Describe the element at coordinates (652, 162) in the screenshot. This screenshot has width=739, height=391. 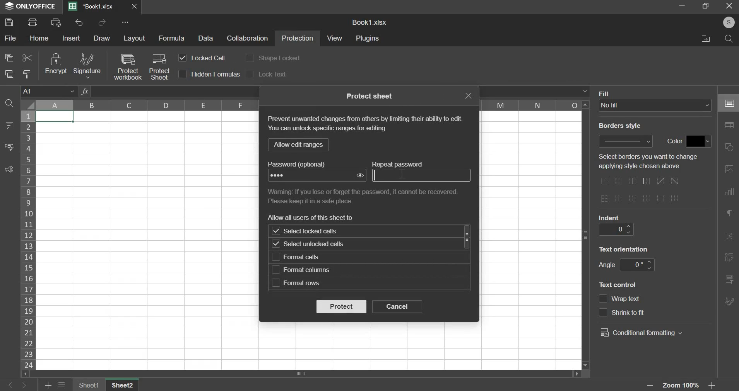
I see `text` at that location.